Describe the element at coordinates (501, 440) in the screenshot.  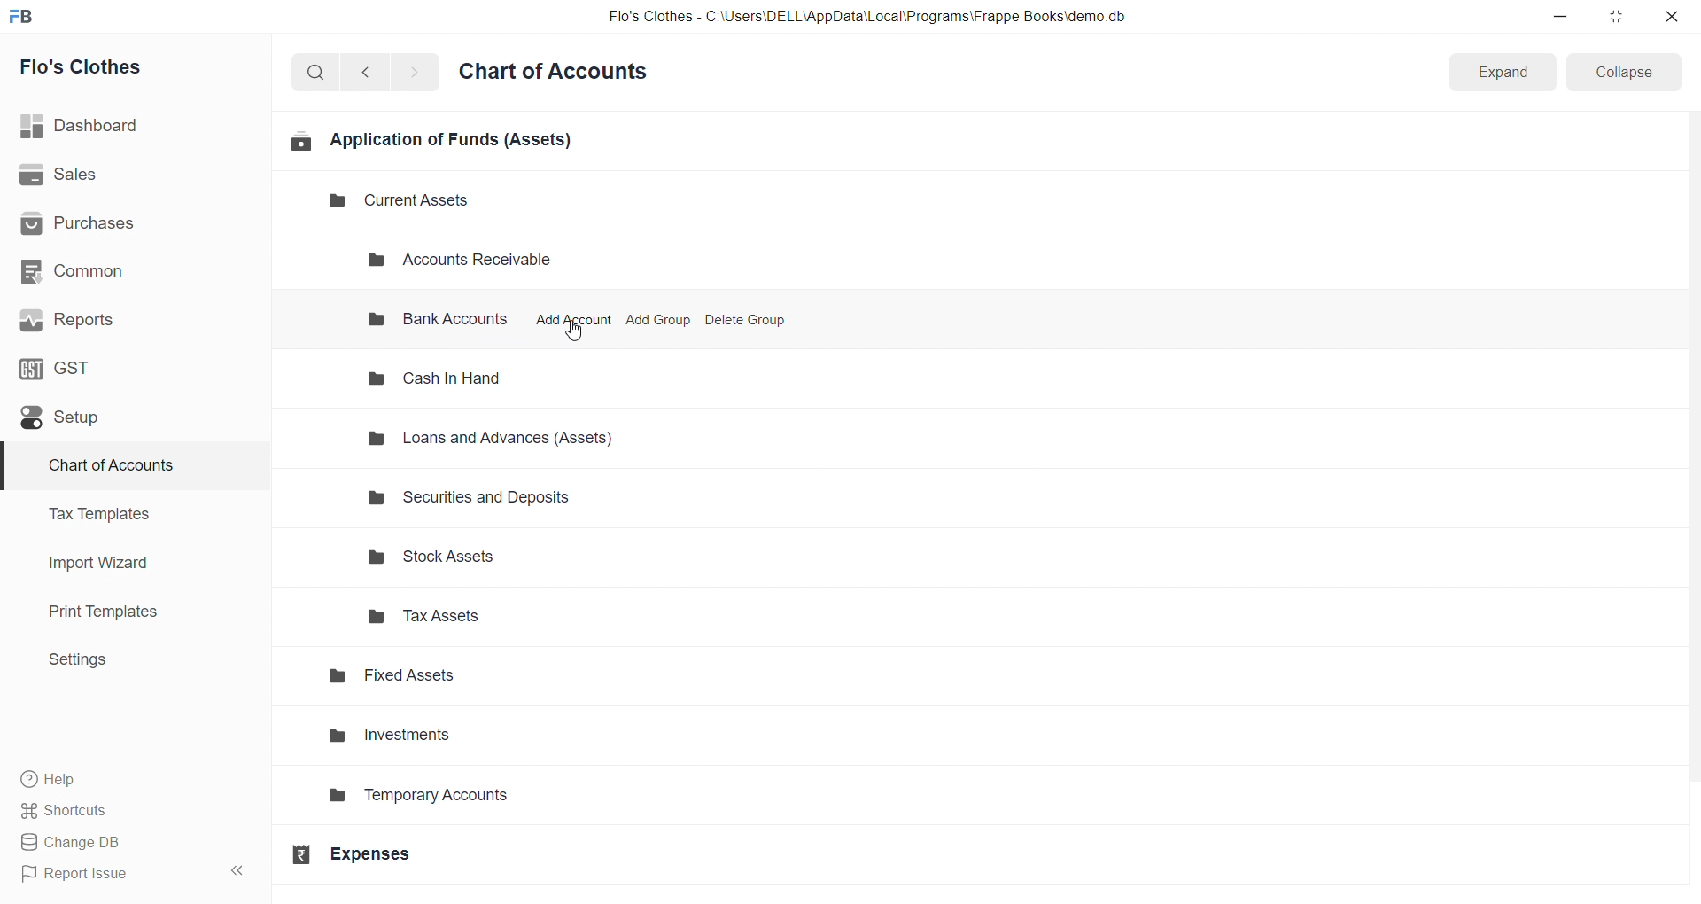
I see `Loans and Advances (Assets)` at that location.